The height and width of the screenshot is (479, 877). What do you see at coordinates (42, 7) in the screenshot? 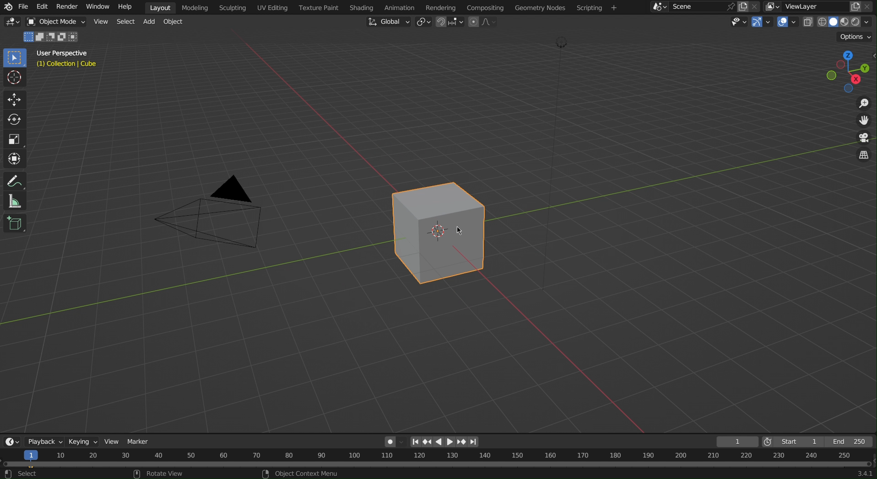
I see `Edit` at bounding box center [42, 7].